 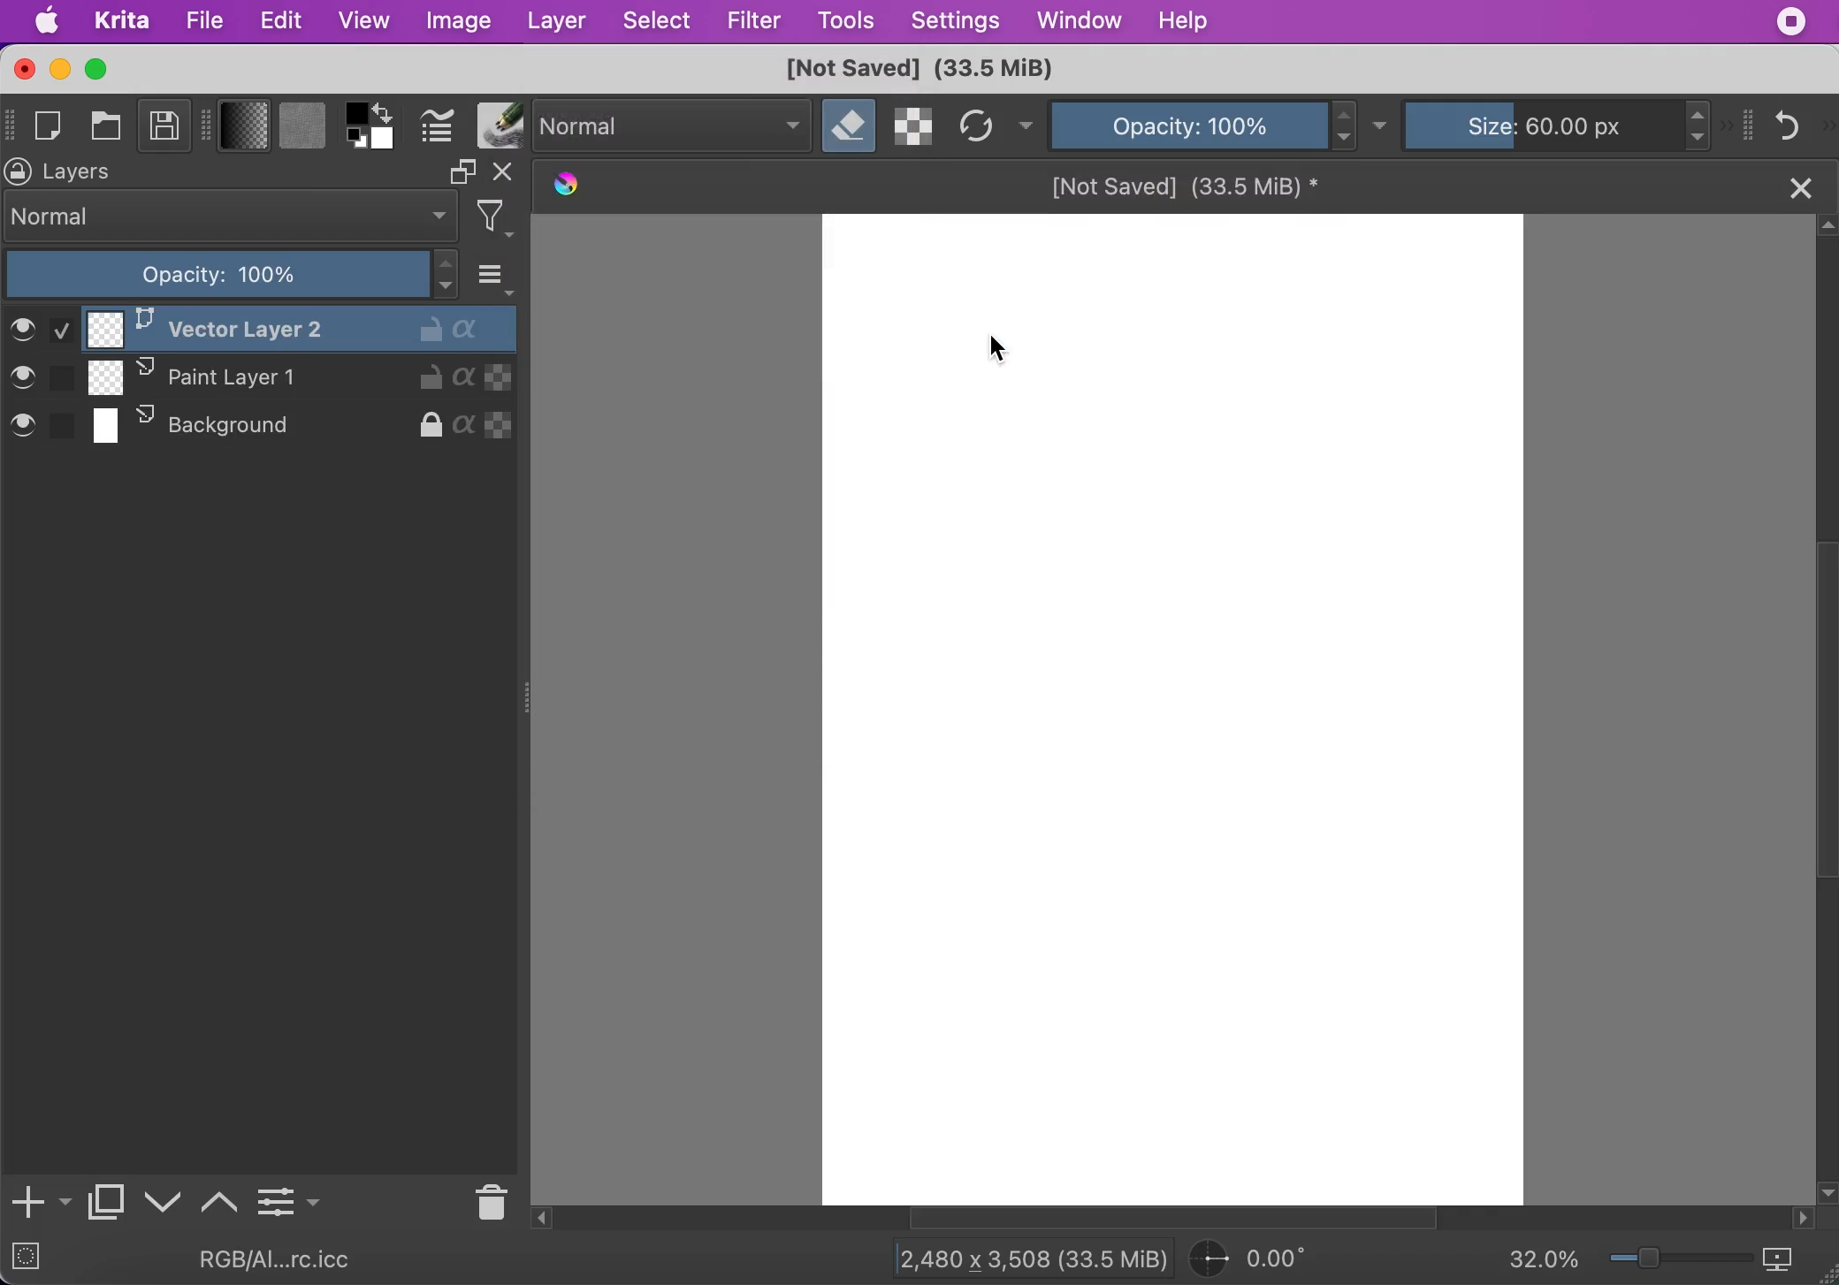 I want to click on select, so click(x=659, y=23).